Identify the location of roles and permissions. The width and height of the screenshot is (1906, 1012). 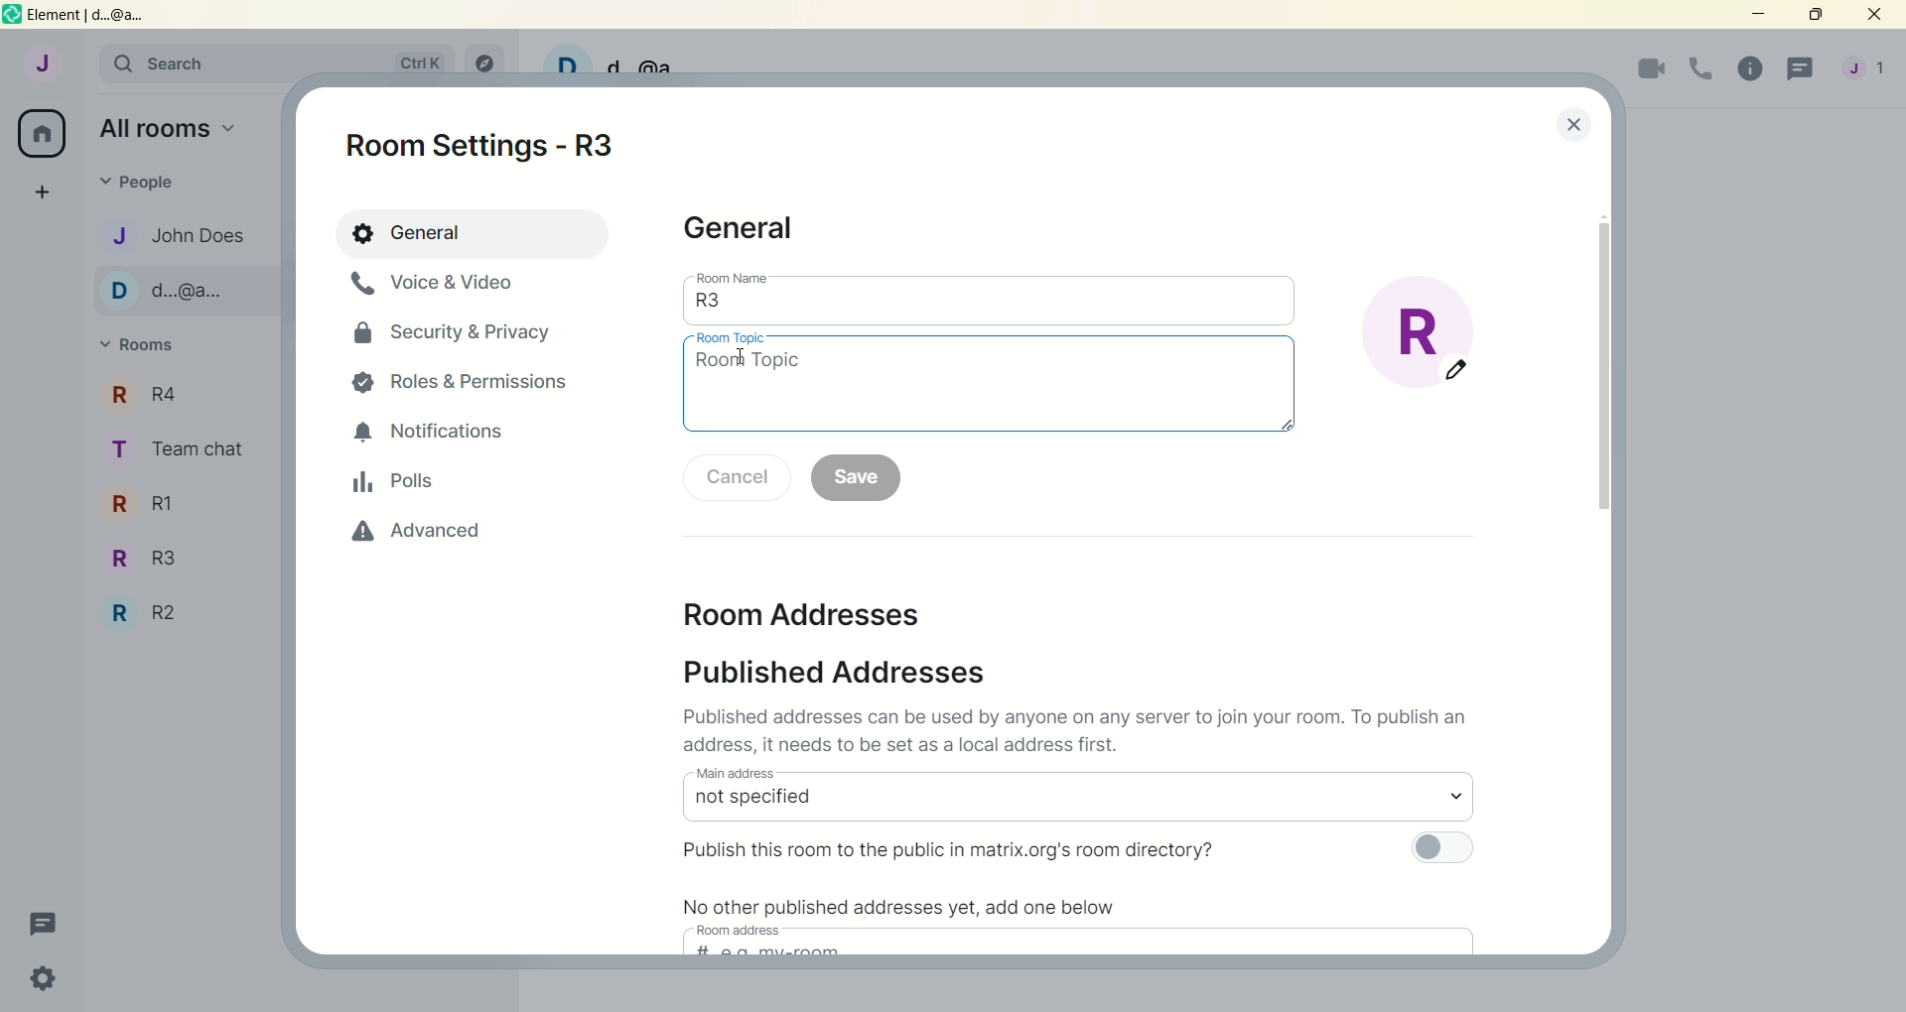
(461, 380).